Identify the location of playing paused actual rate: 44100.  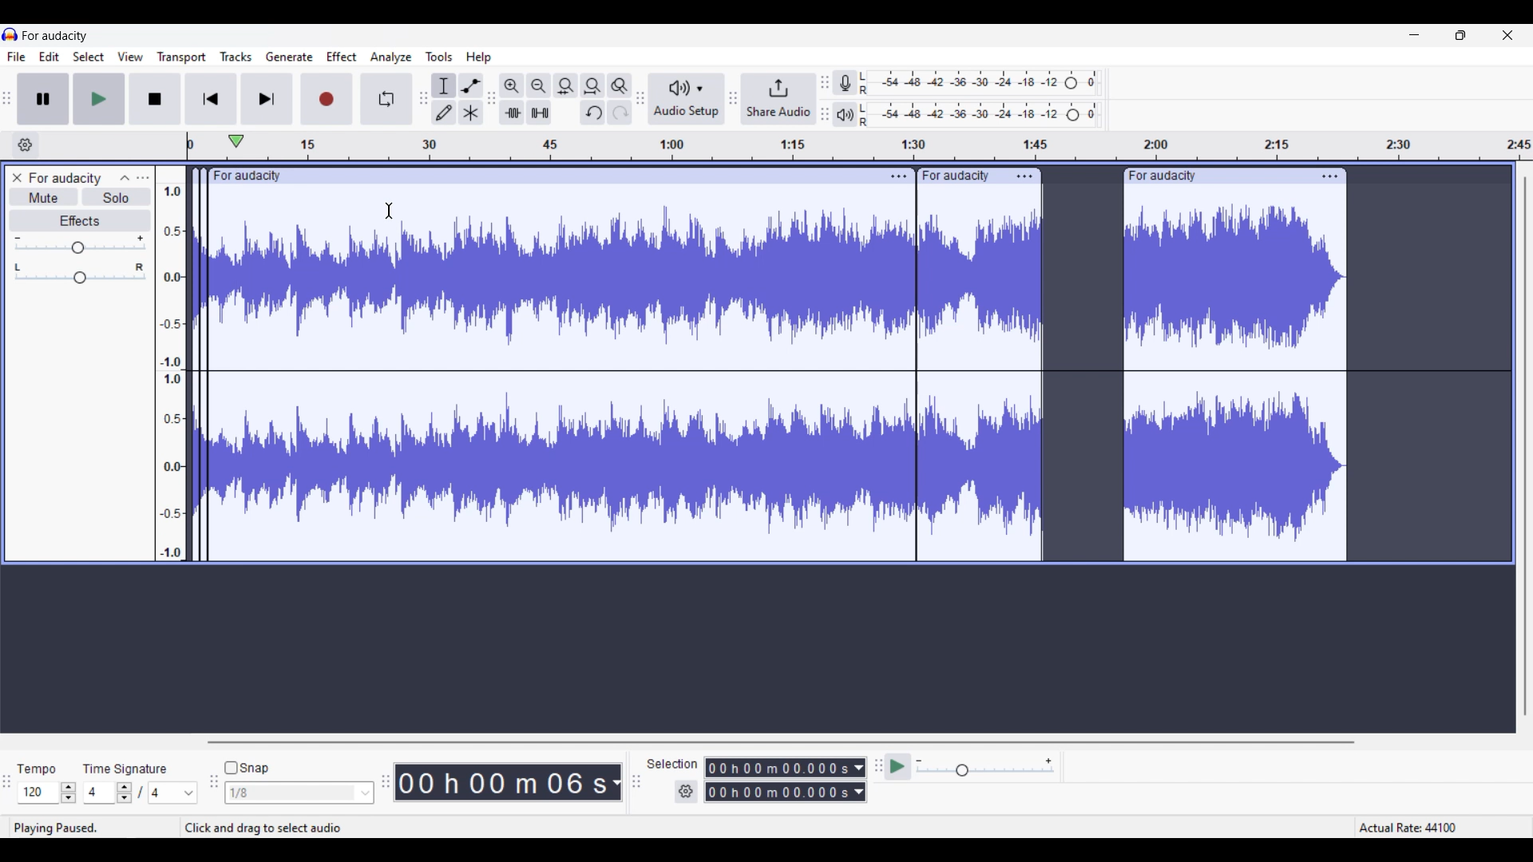
(759, 827).